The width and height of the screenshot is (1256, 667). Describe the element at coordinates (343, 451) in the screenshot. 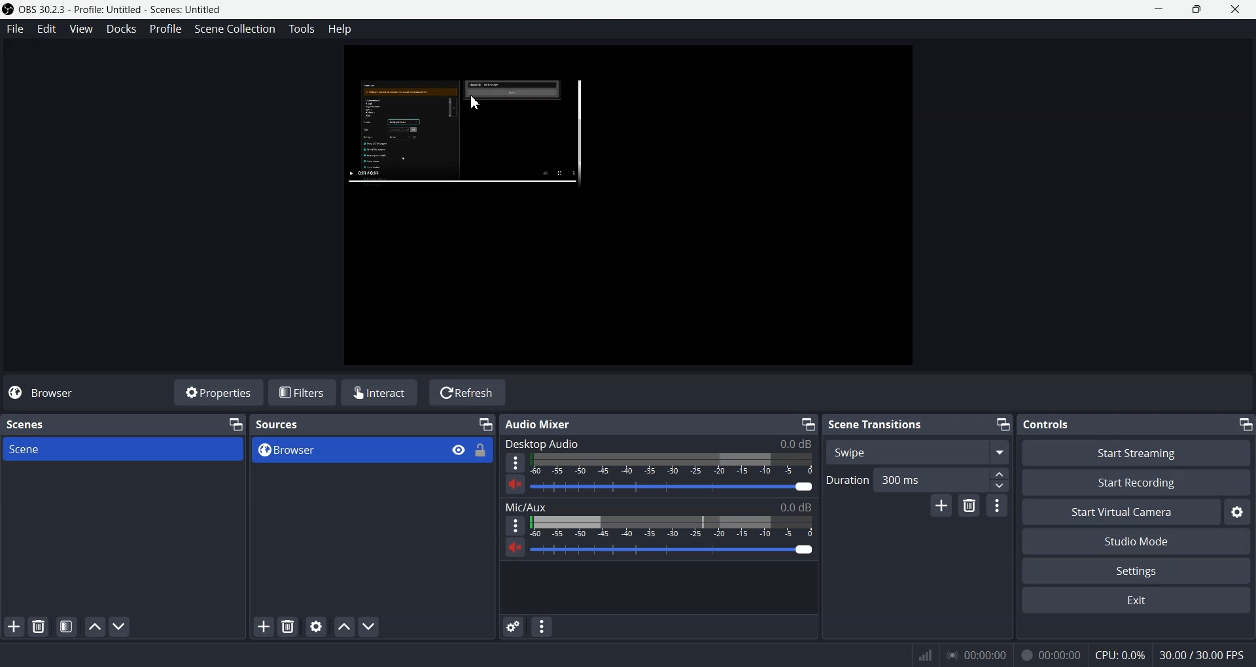

I see `Browser` at that location.